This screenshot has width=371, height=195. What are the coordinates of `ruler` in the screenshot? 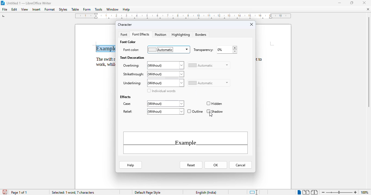 It's located at (184, 17).